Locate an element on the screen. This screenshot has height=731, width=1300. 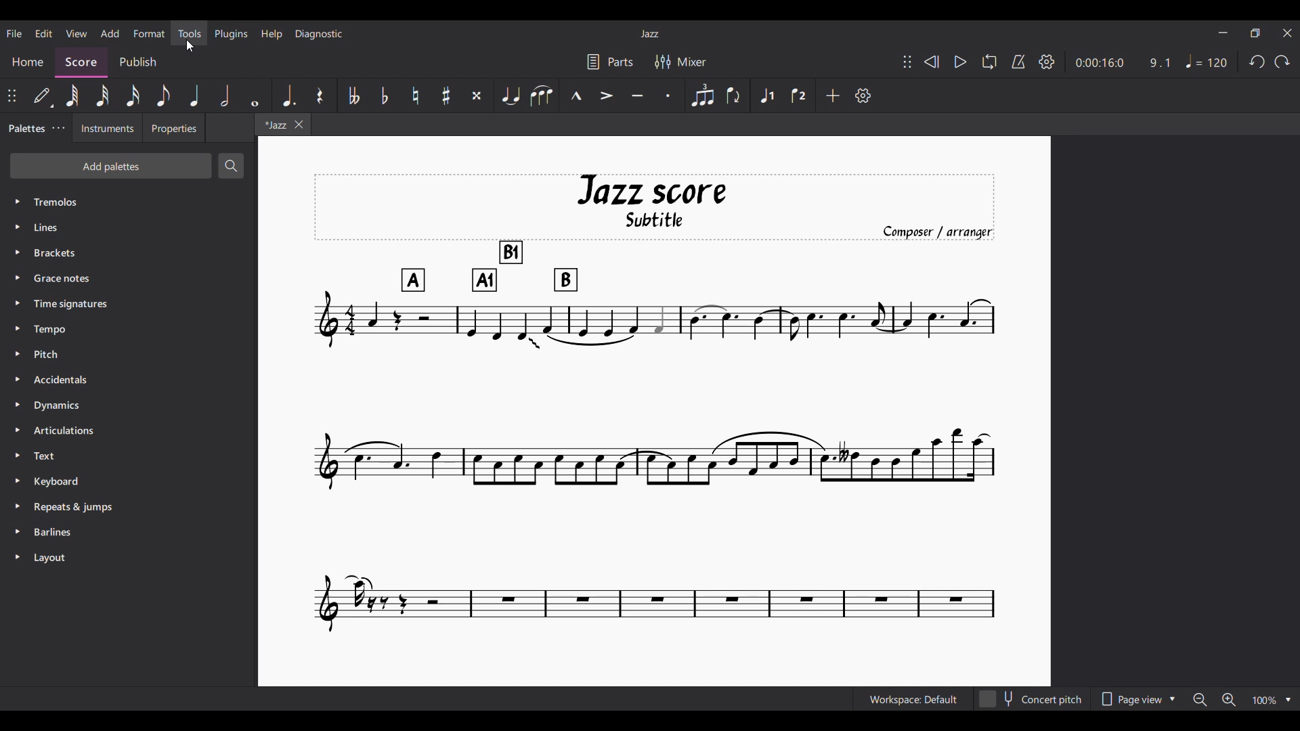
Whole note is located at coordinates (255, 96).